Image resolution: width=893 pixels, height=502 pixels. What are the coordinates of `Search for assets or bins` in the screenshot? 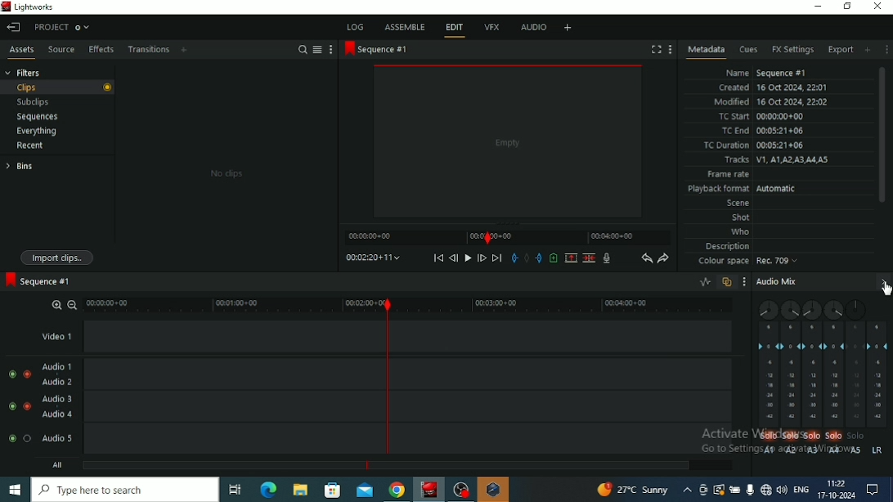 It's located at (302, 49).